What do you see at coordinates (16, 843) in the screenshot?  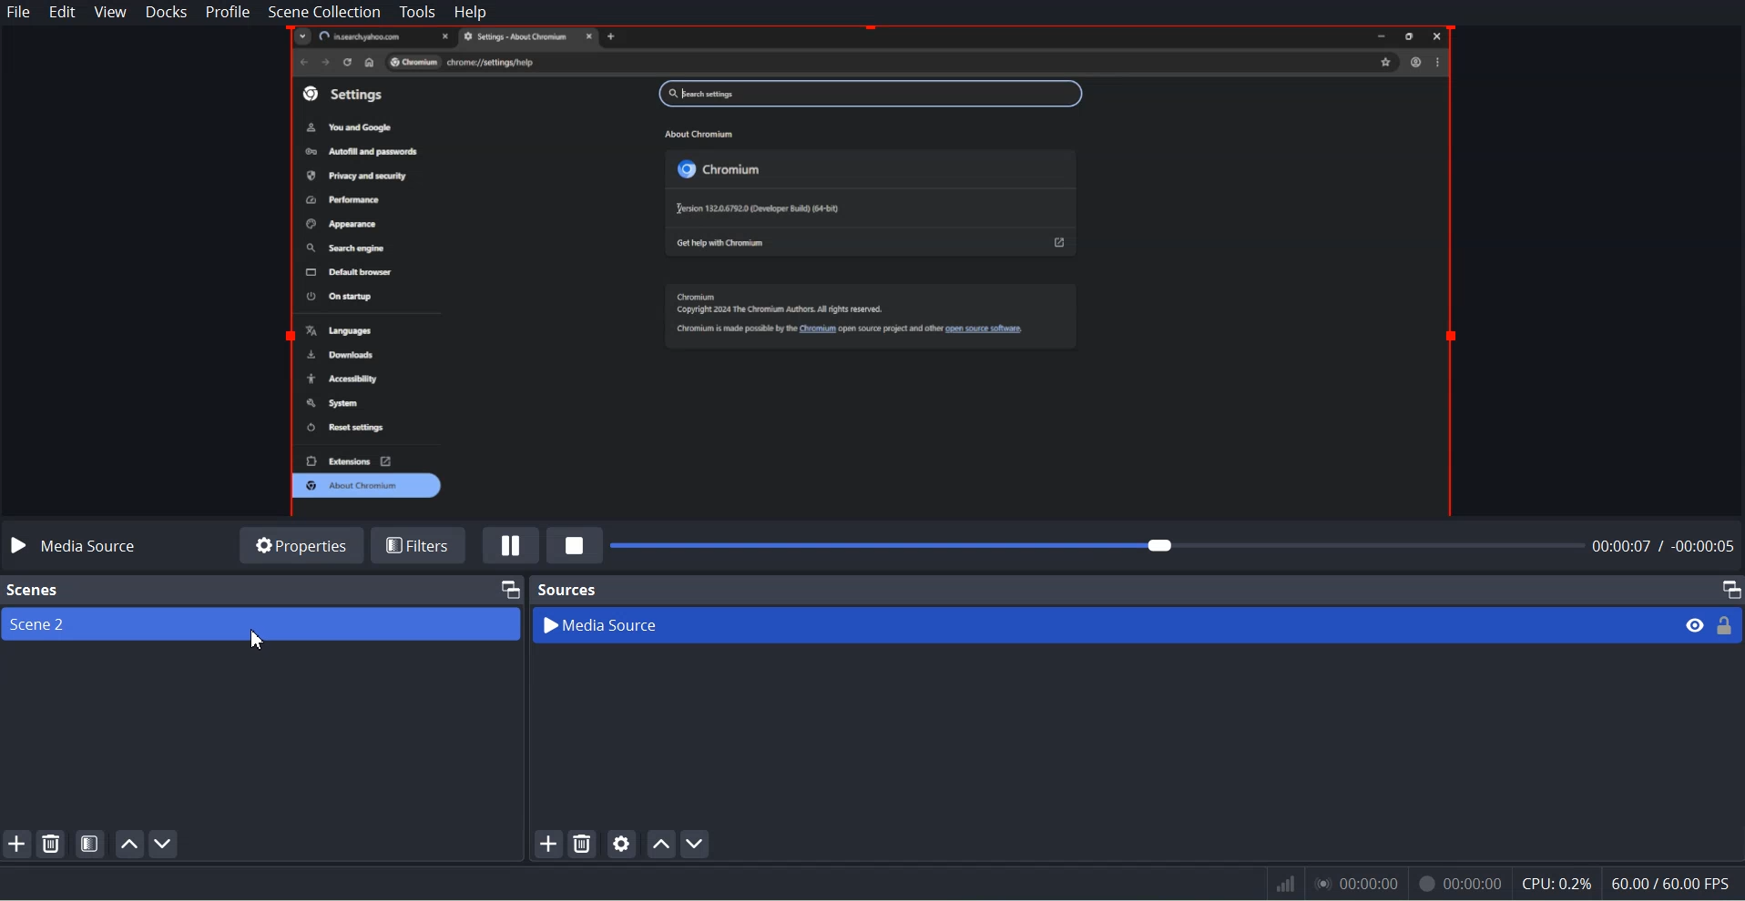 I see `Add SCENE` at bounding box center [16, 843].